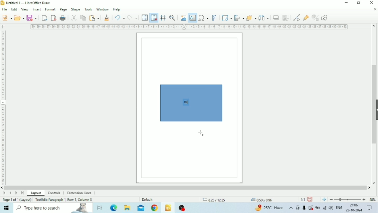  Describe the element at coordinates (88, 9) in the screenshot. I see `Tools` at that location.